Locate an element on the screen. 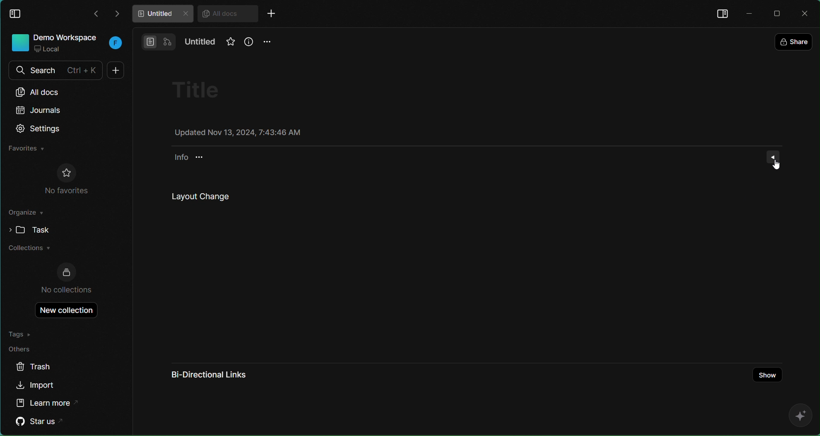  + is located at coordinates (275, 15).